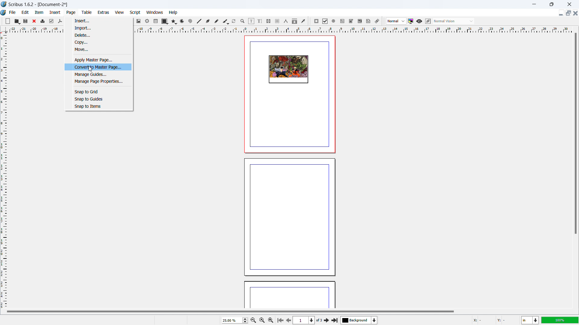 The height and width of the screenshot is (325, 579). I want to click on text annotation, so click(369, 21).